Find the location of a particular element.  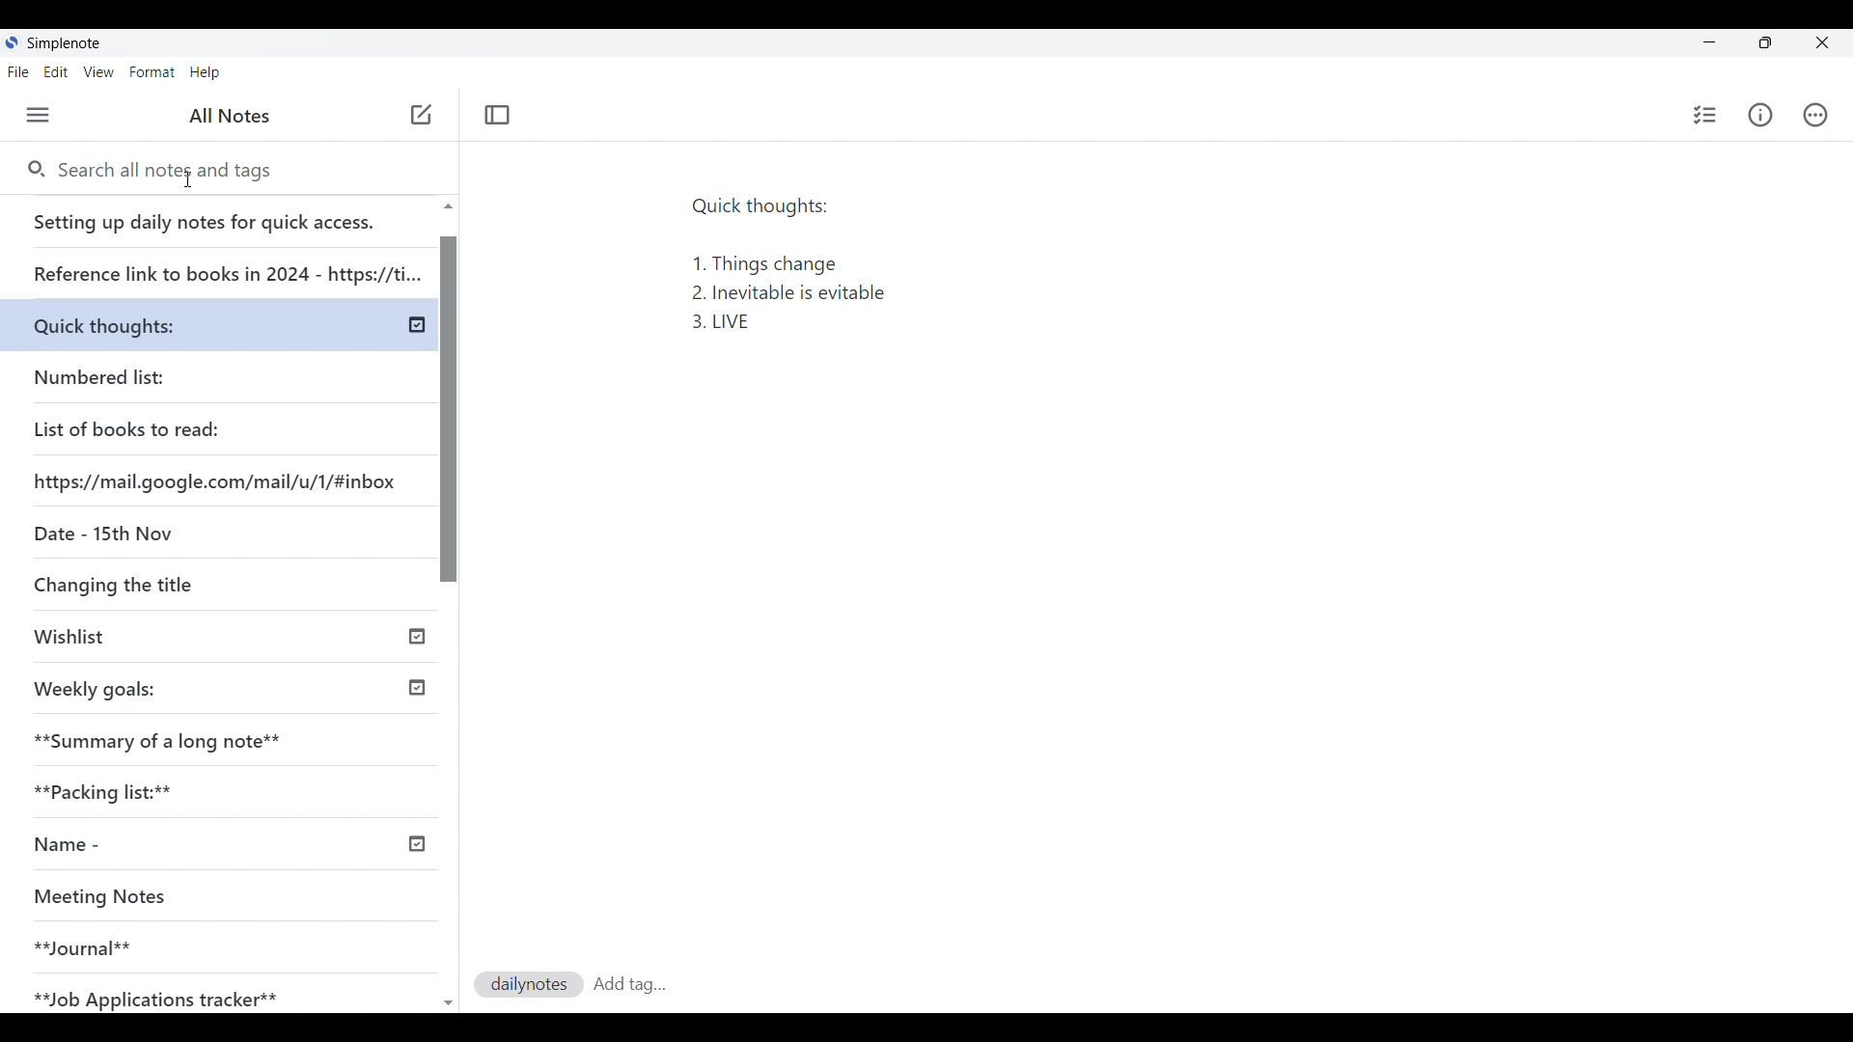

dailynotes is located at coordinates (530, 984).